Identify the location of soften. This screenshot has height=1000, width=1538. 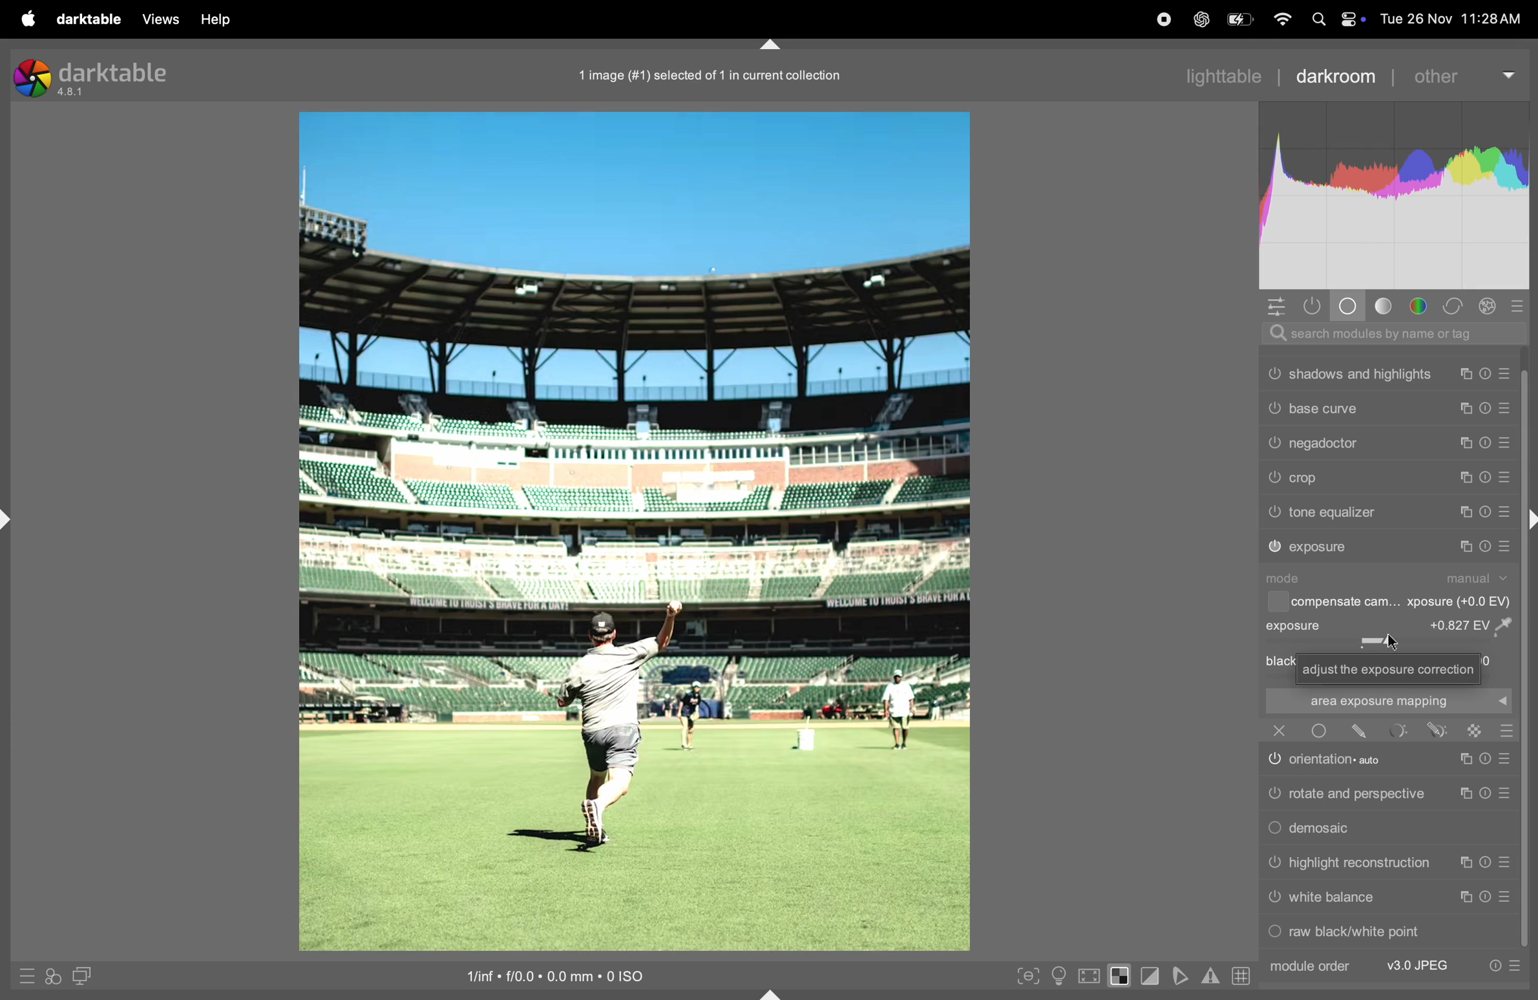
(1183, 975).